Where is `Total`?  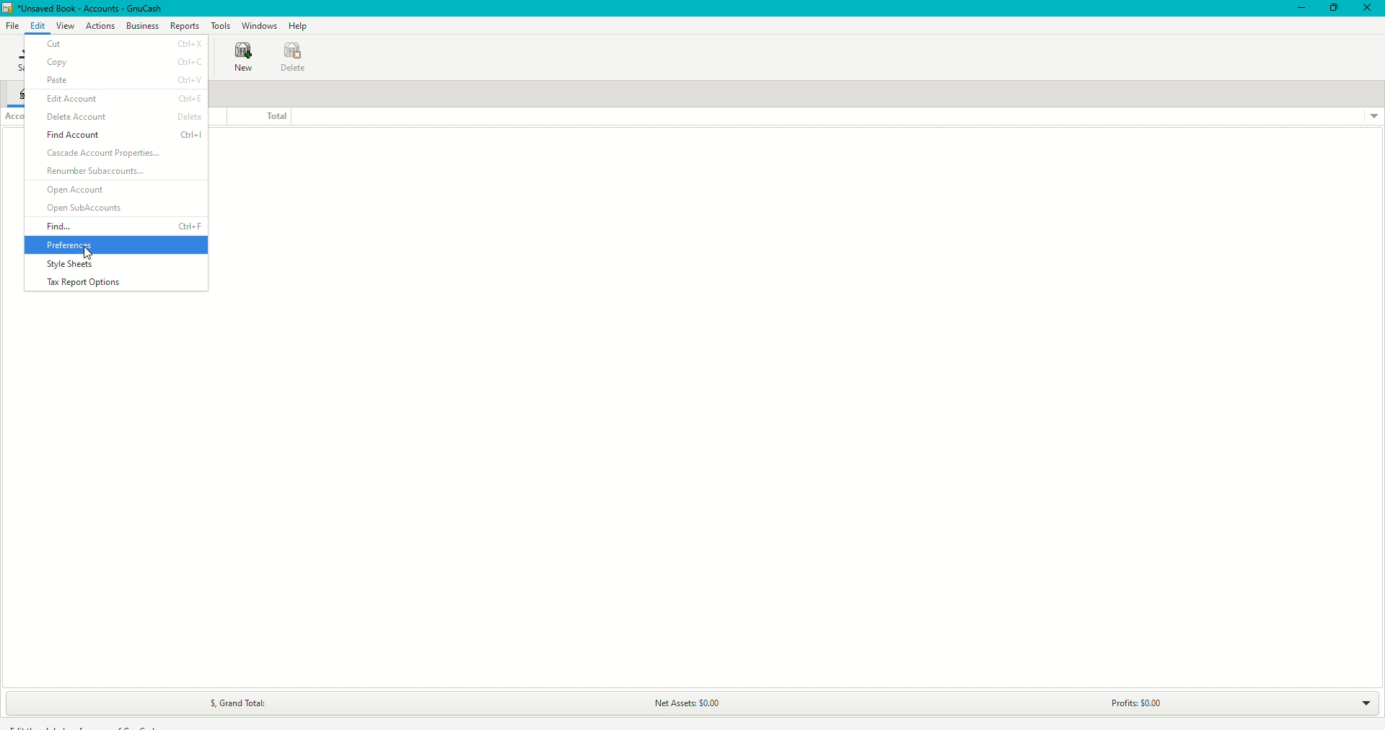 Total is located at coordinates (255, 115).